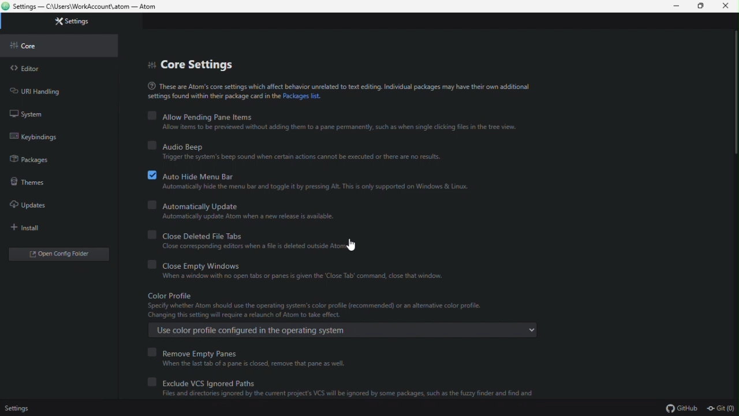 The height and width of the screenshot is (416, 739). Describe the element at coordinates (316, 305) in the screenshot. I see `Color profile Specify whether Atom should use the operating system's color profile (recommended) or an alternative color profile. Changing this setting will require a relaunch of Atom to take effect.` at that location.